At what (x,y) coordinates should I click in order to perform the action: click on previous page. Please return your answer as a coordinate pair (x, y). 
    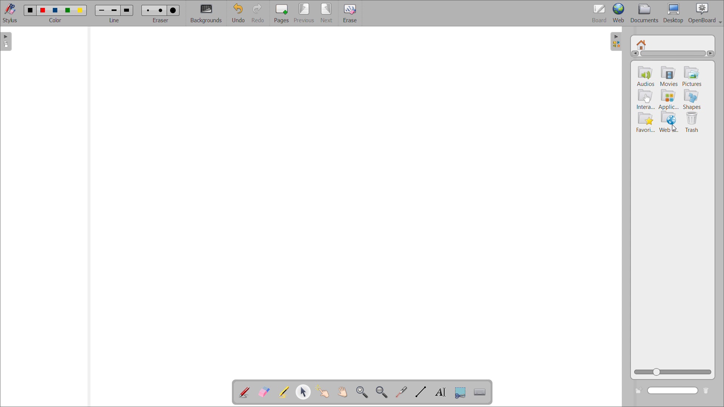
    Looking at the image, I should click on (304, 13).